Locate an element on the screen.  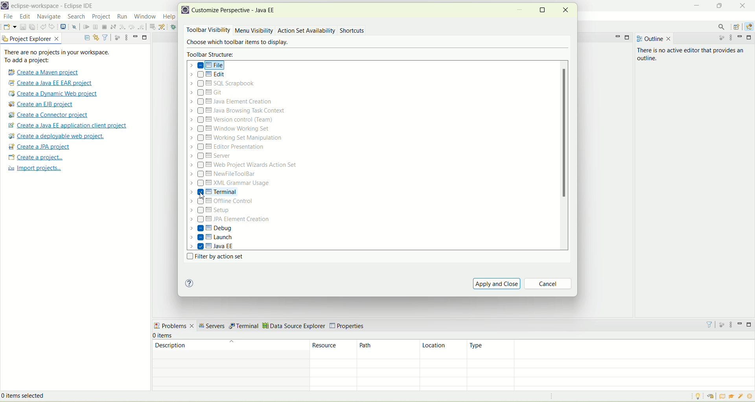
menu visibility is located at coordinates (254, 31).